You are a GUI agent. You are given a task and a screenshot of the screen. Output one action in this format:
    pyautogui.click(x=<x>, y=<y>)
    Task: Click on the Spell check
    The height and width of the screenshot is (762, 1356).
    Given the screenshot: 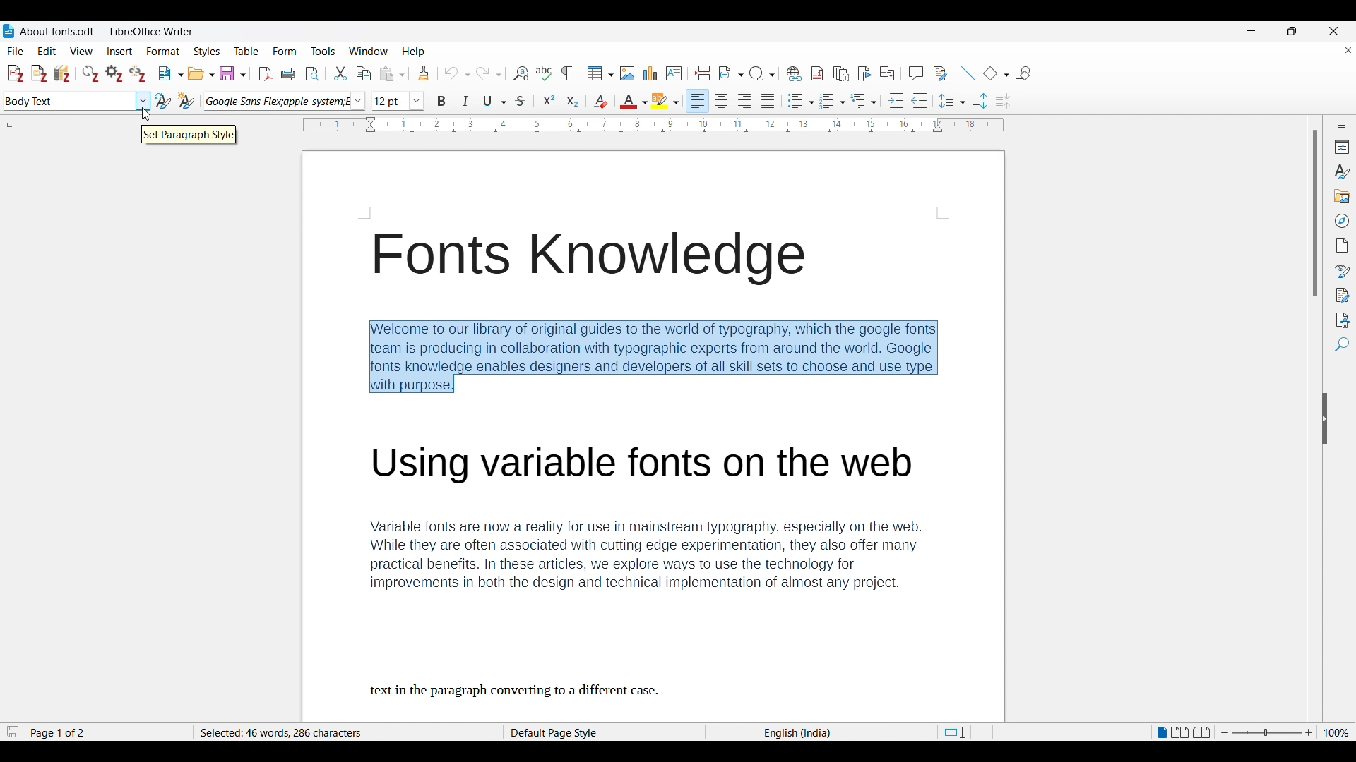 What is the action you would take?
    pyautogui.click(x=544, y=73)
    